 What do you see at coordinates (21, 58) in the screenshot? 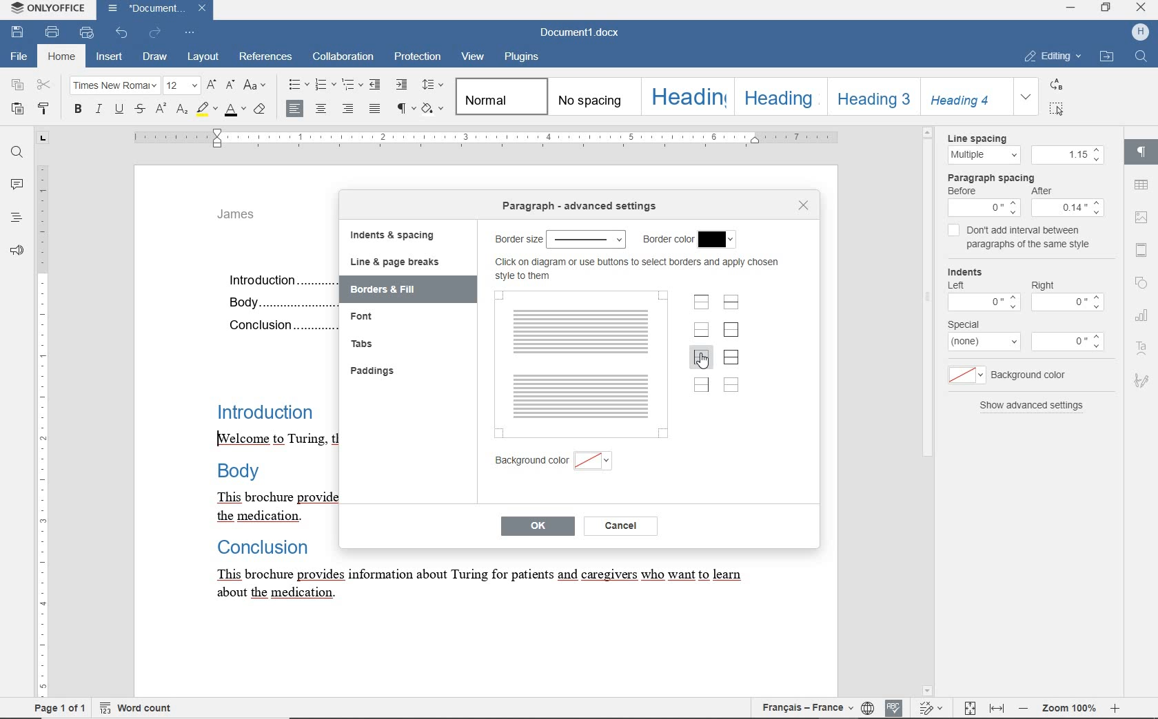
I see `file` at bounding box center [21, 58].